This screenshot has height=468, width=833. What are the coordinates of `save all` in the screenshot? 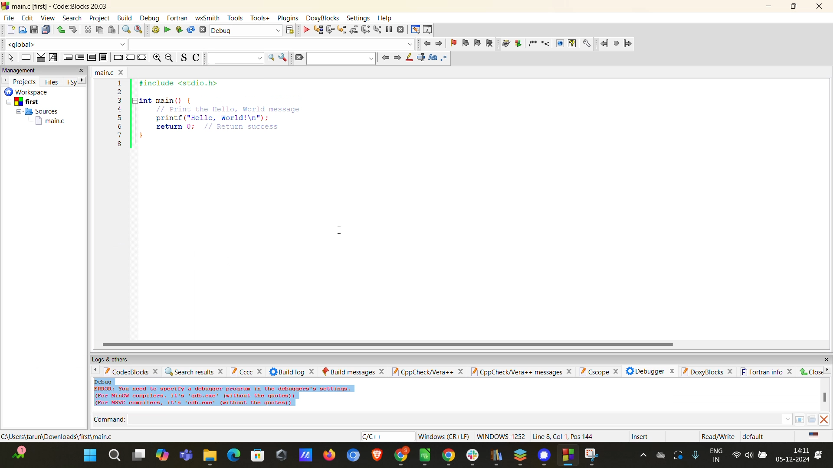 It's located at (45, 29).